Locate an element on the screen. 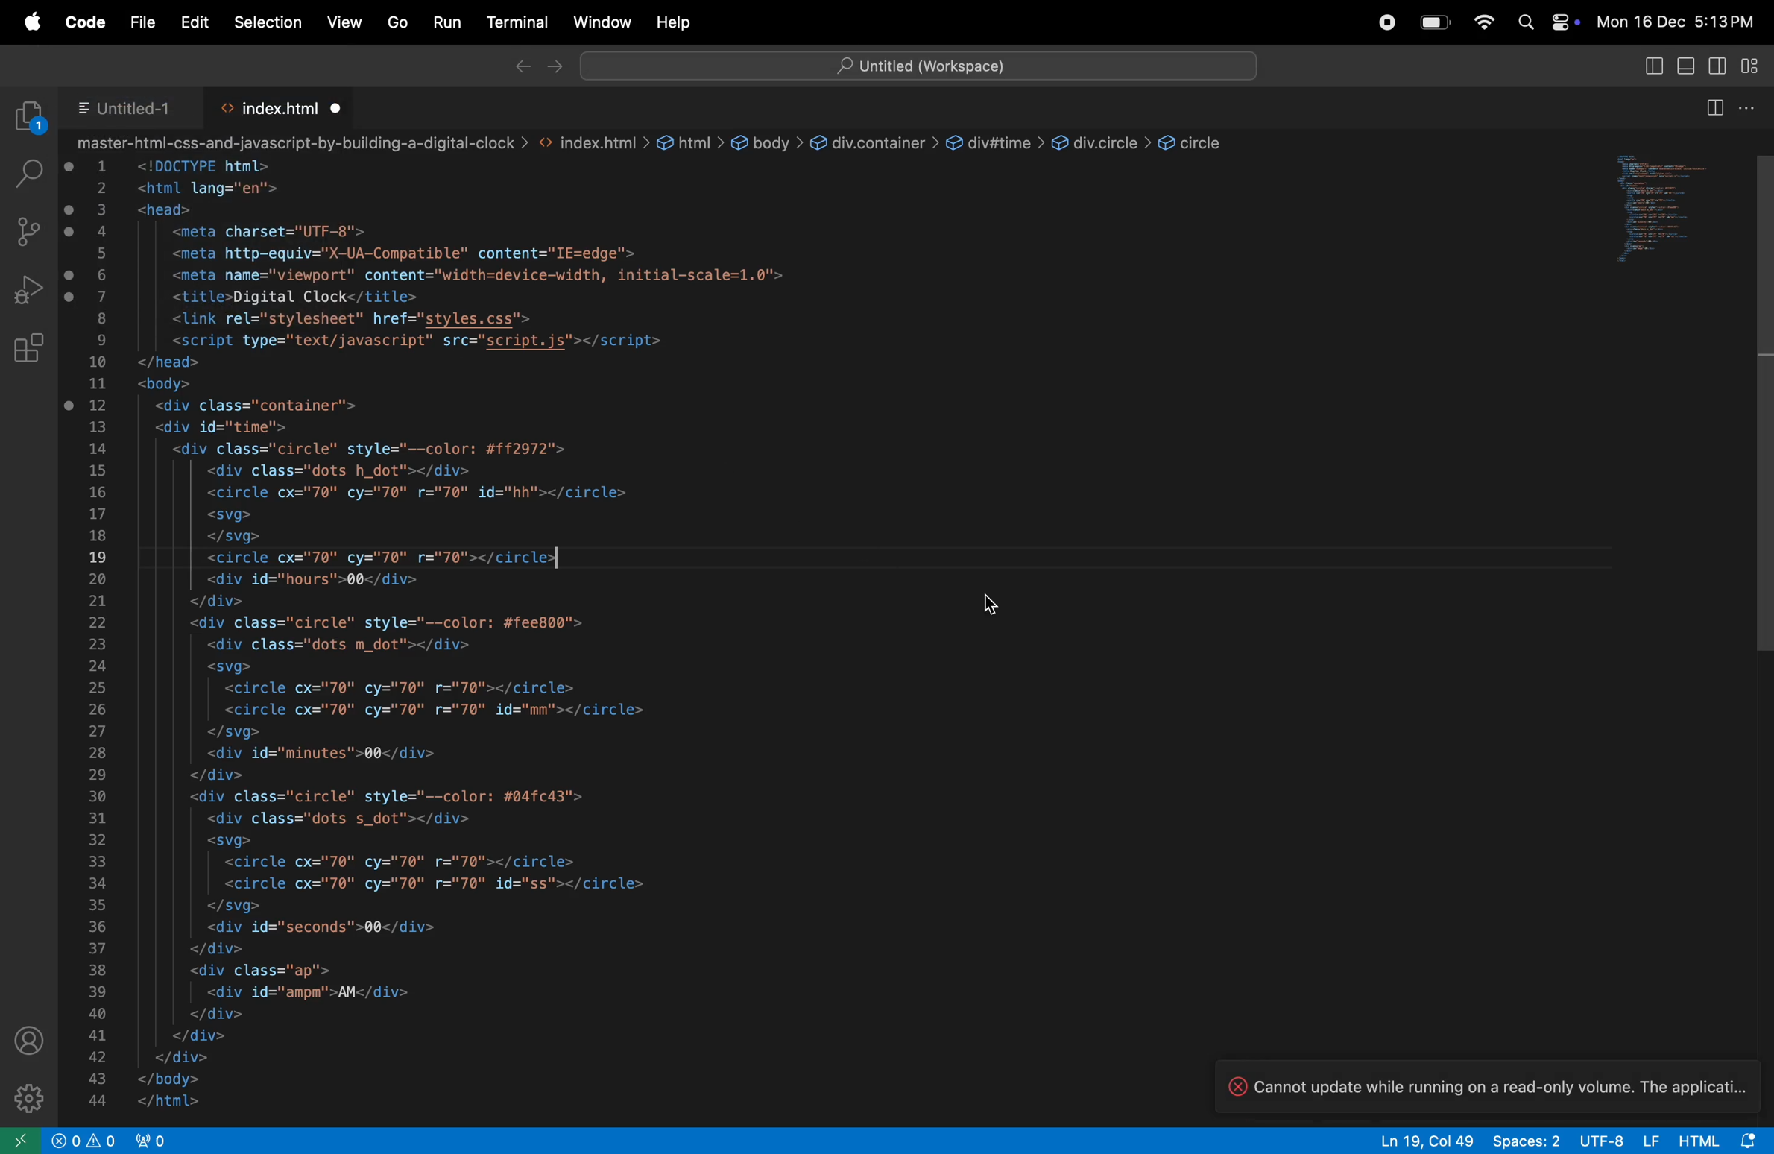  numbers is located at coordinates (99, 636).